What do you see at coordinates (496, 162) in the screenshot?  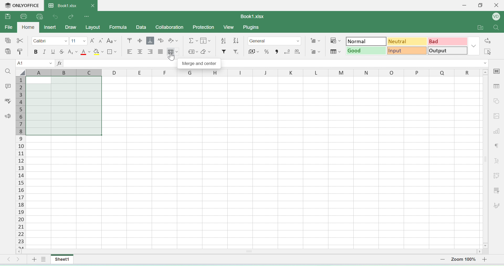 I see `font style` at bounding box center [496, 162].